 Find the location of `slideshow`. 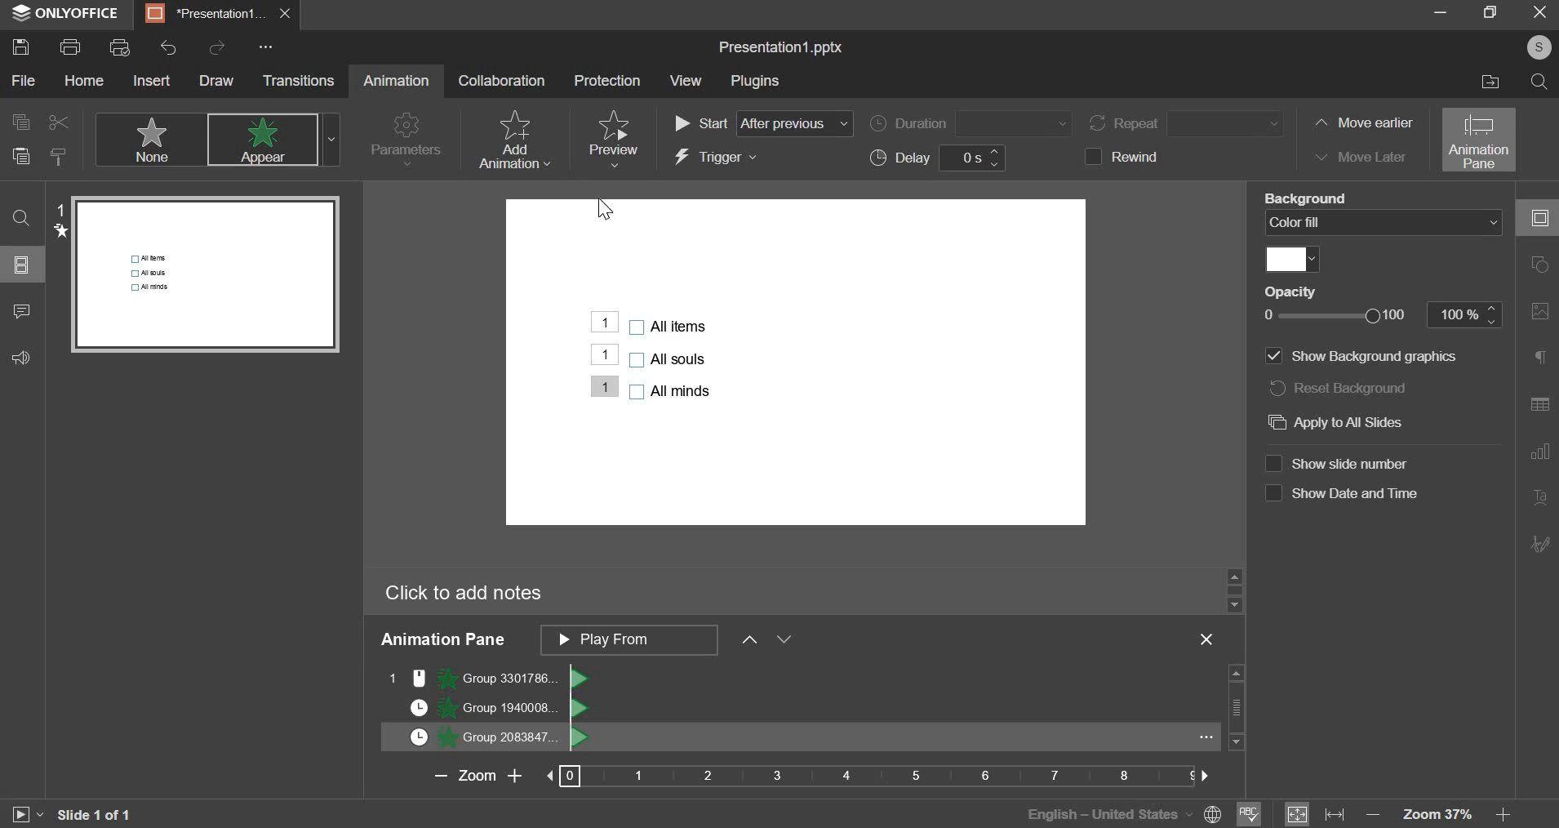

slideshow is located at coordinates (26, 812).